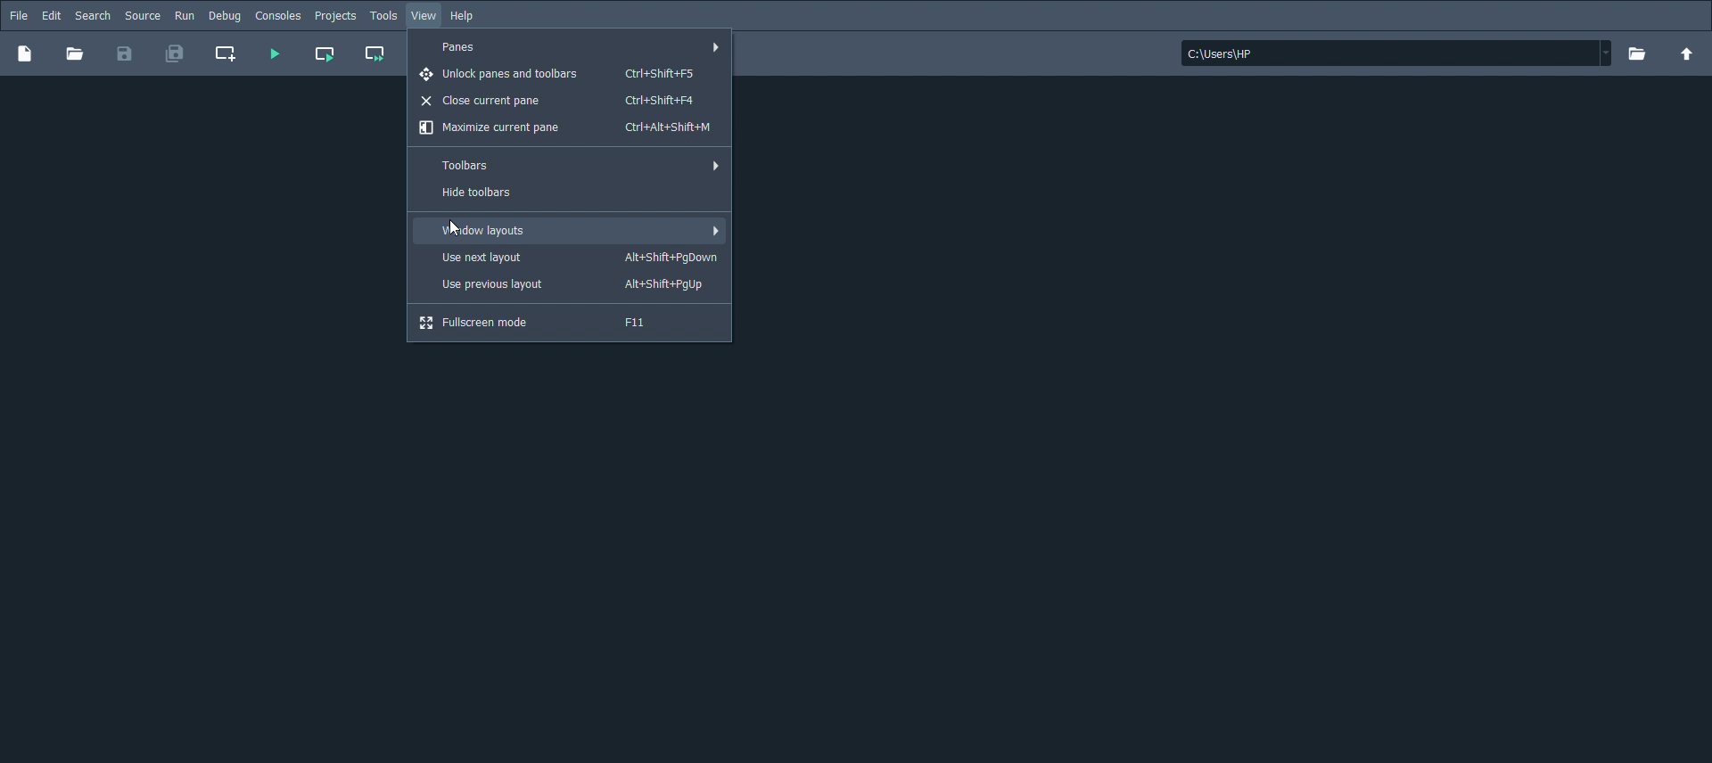  What do you see at coordinates (566, 128) in the screenshot?
I see `Maximize current pane` at bounding box center [566, 128].